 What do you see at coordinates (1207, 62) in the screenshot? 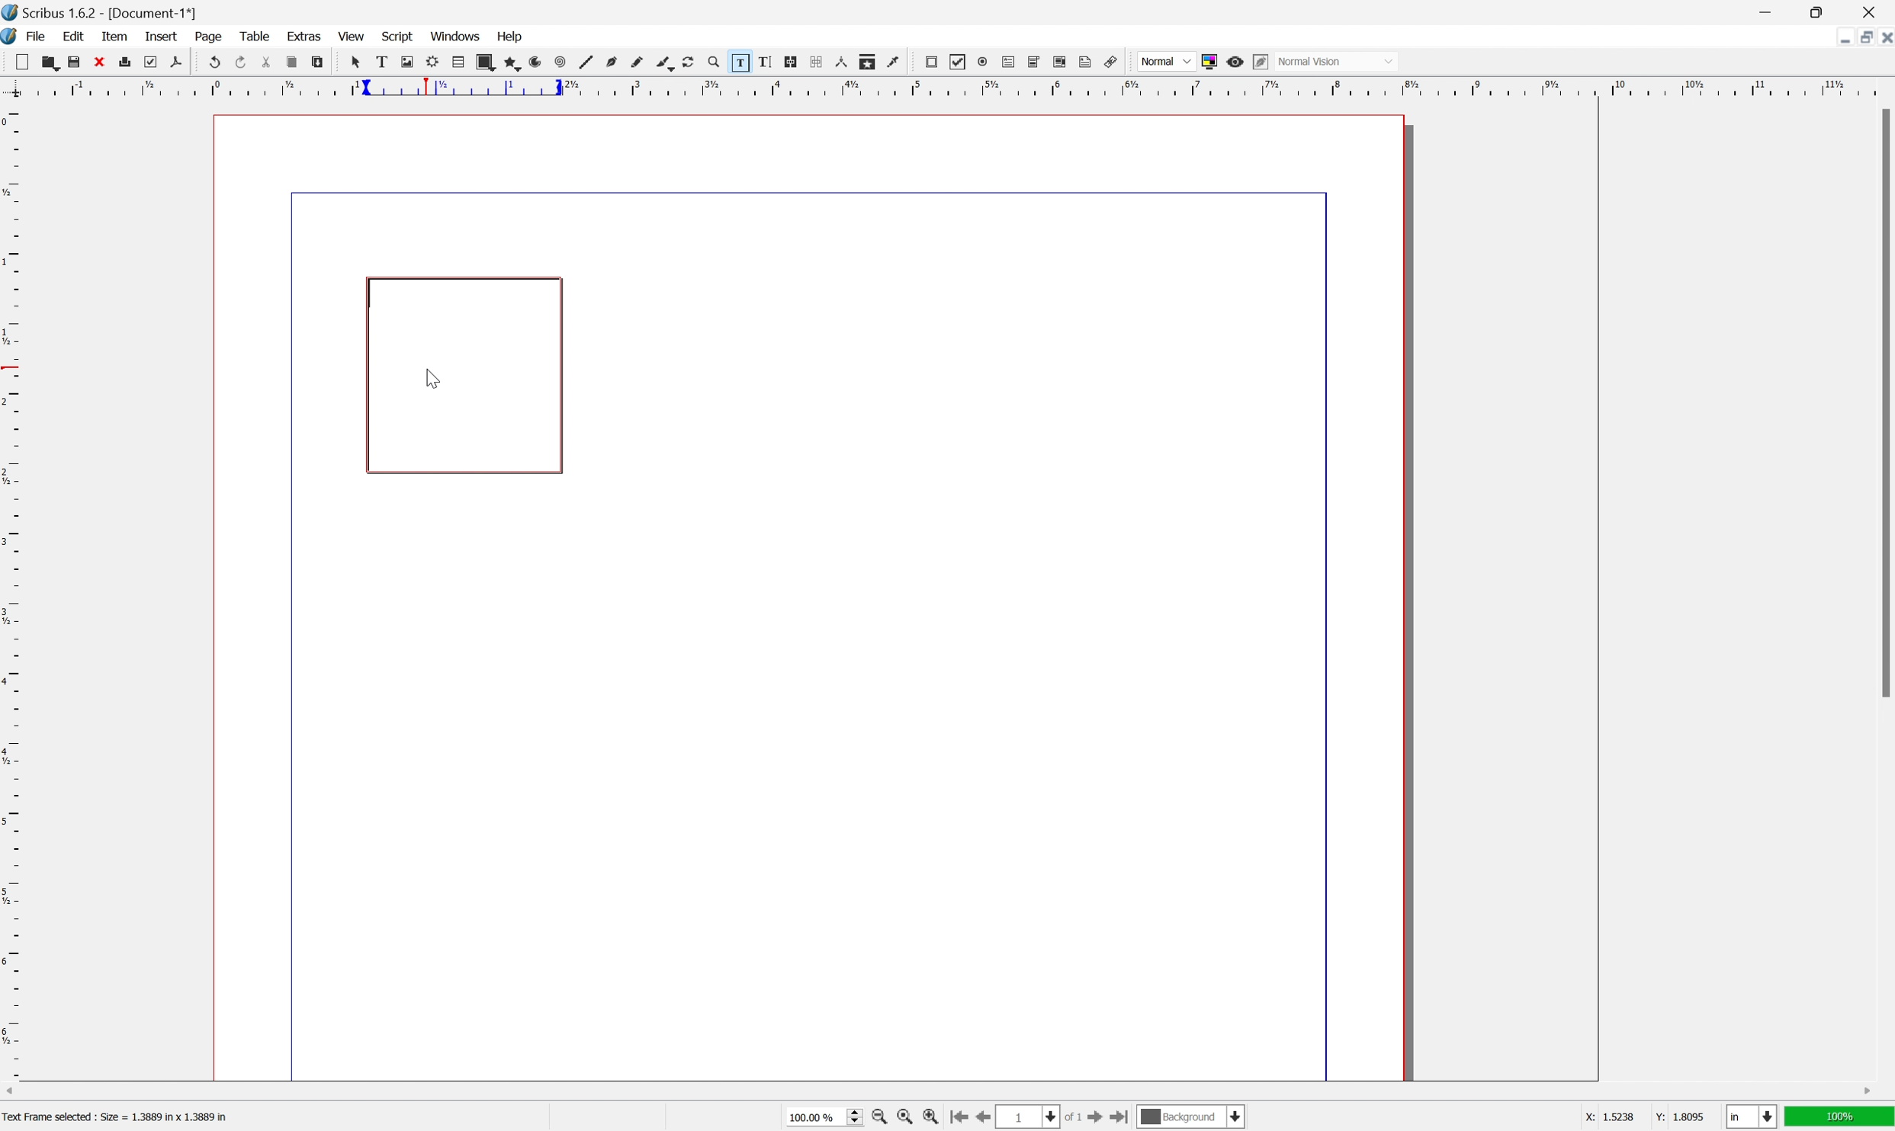
I see `toggle color management system` at bounding box center [1207, 62].